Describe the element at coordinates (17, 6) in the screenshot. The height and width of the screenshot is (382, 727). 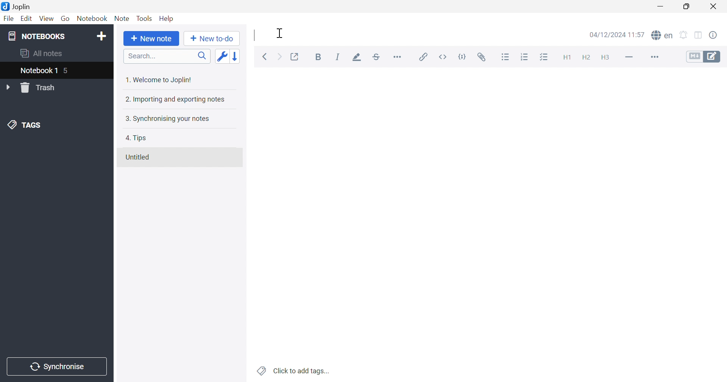
I see `Joplin` at that location.